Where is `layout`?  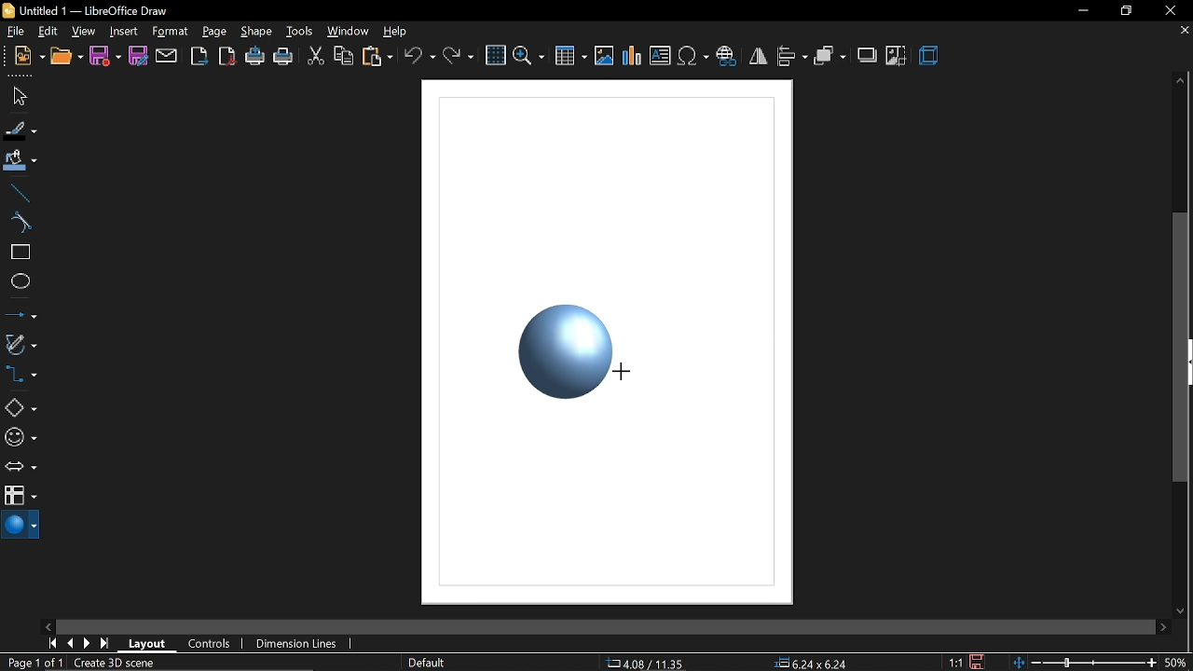
layout is located at coordinates (151, 644).